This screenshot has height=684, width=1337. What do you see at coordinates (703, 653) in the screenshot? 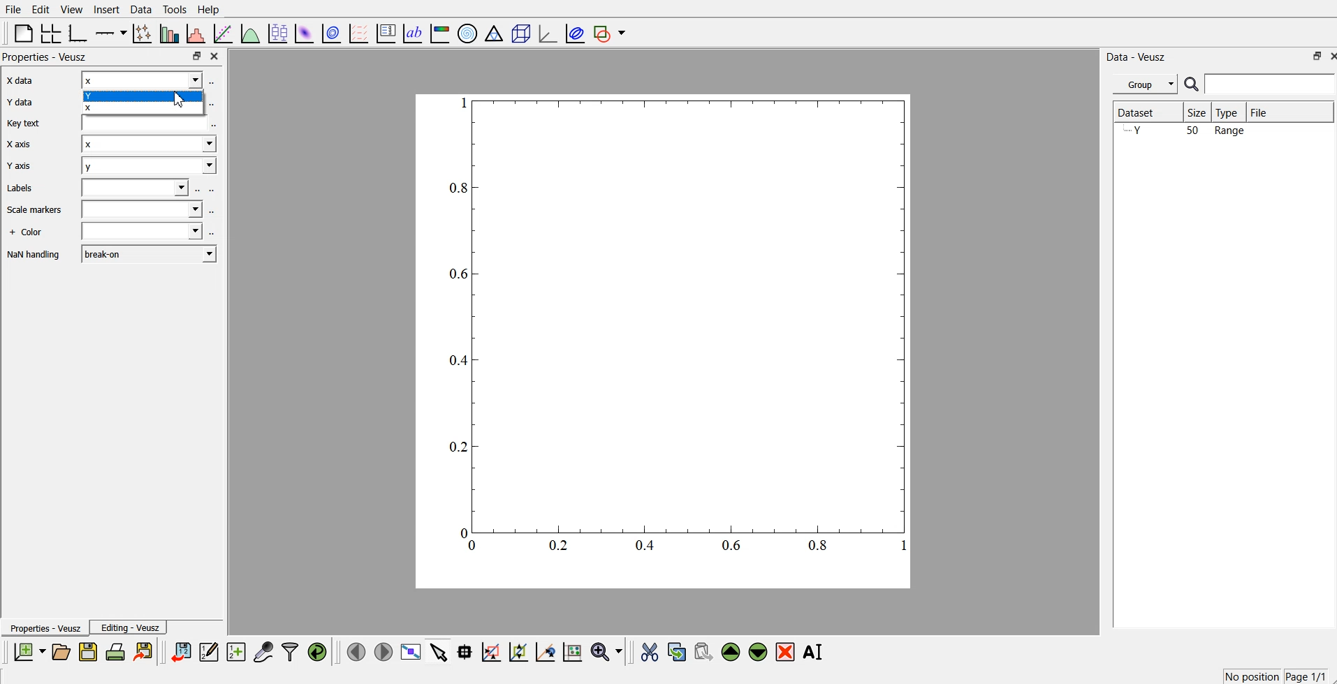
I see `paste the selected widgets` at bounding box center [703, 653].